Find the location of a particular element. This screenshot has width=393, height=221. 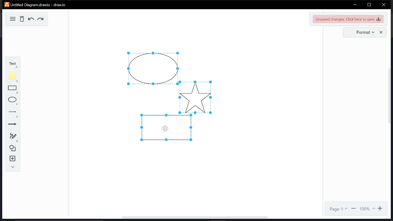

undo is located at coordinates (31, 19).